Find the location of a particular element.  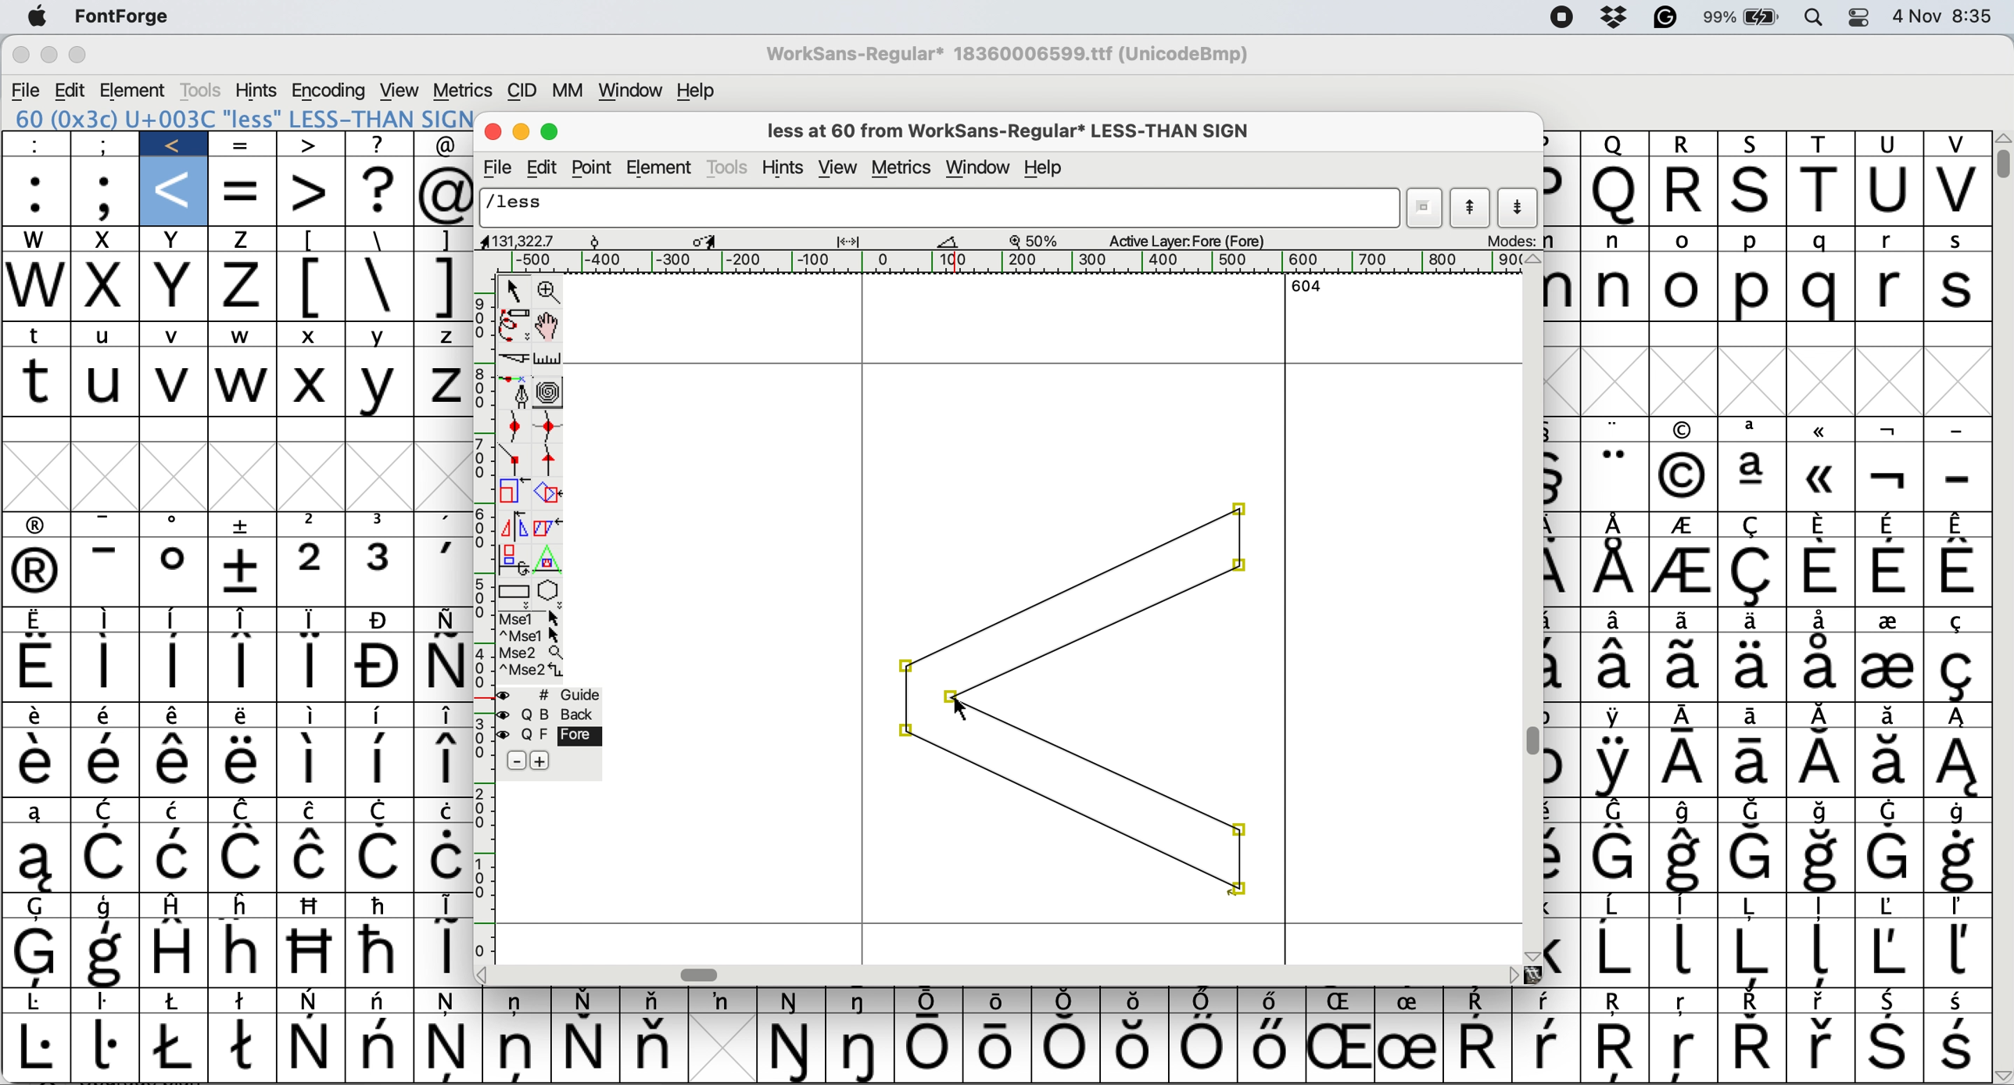

glyph name is located at coordinates (941, 209).